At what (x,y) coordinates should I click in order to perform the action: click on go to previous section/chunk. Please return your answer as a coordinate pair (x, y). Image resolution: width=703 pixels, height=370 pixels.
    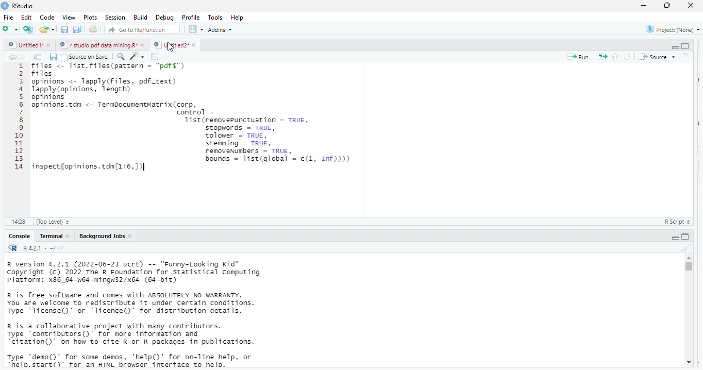
    Looking at the image, I should click on (614, 57).